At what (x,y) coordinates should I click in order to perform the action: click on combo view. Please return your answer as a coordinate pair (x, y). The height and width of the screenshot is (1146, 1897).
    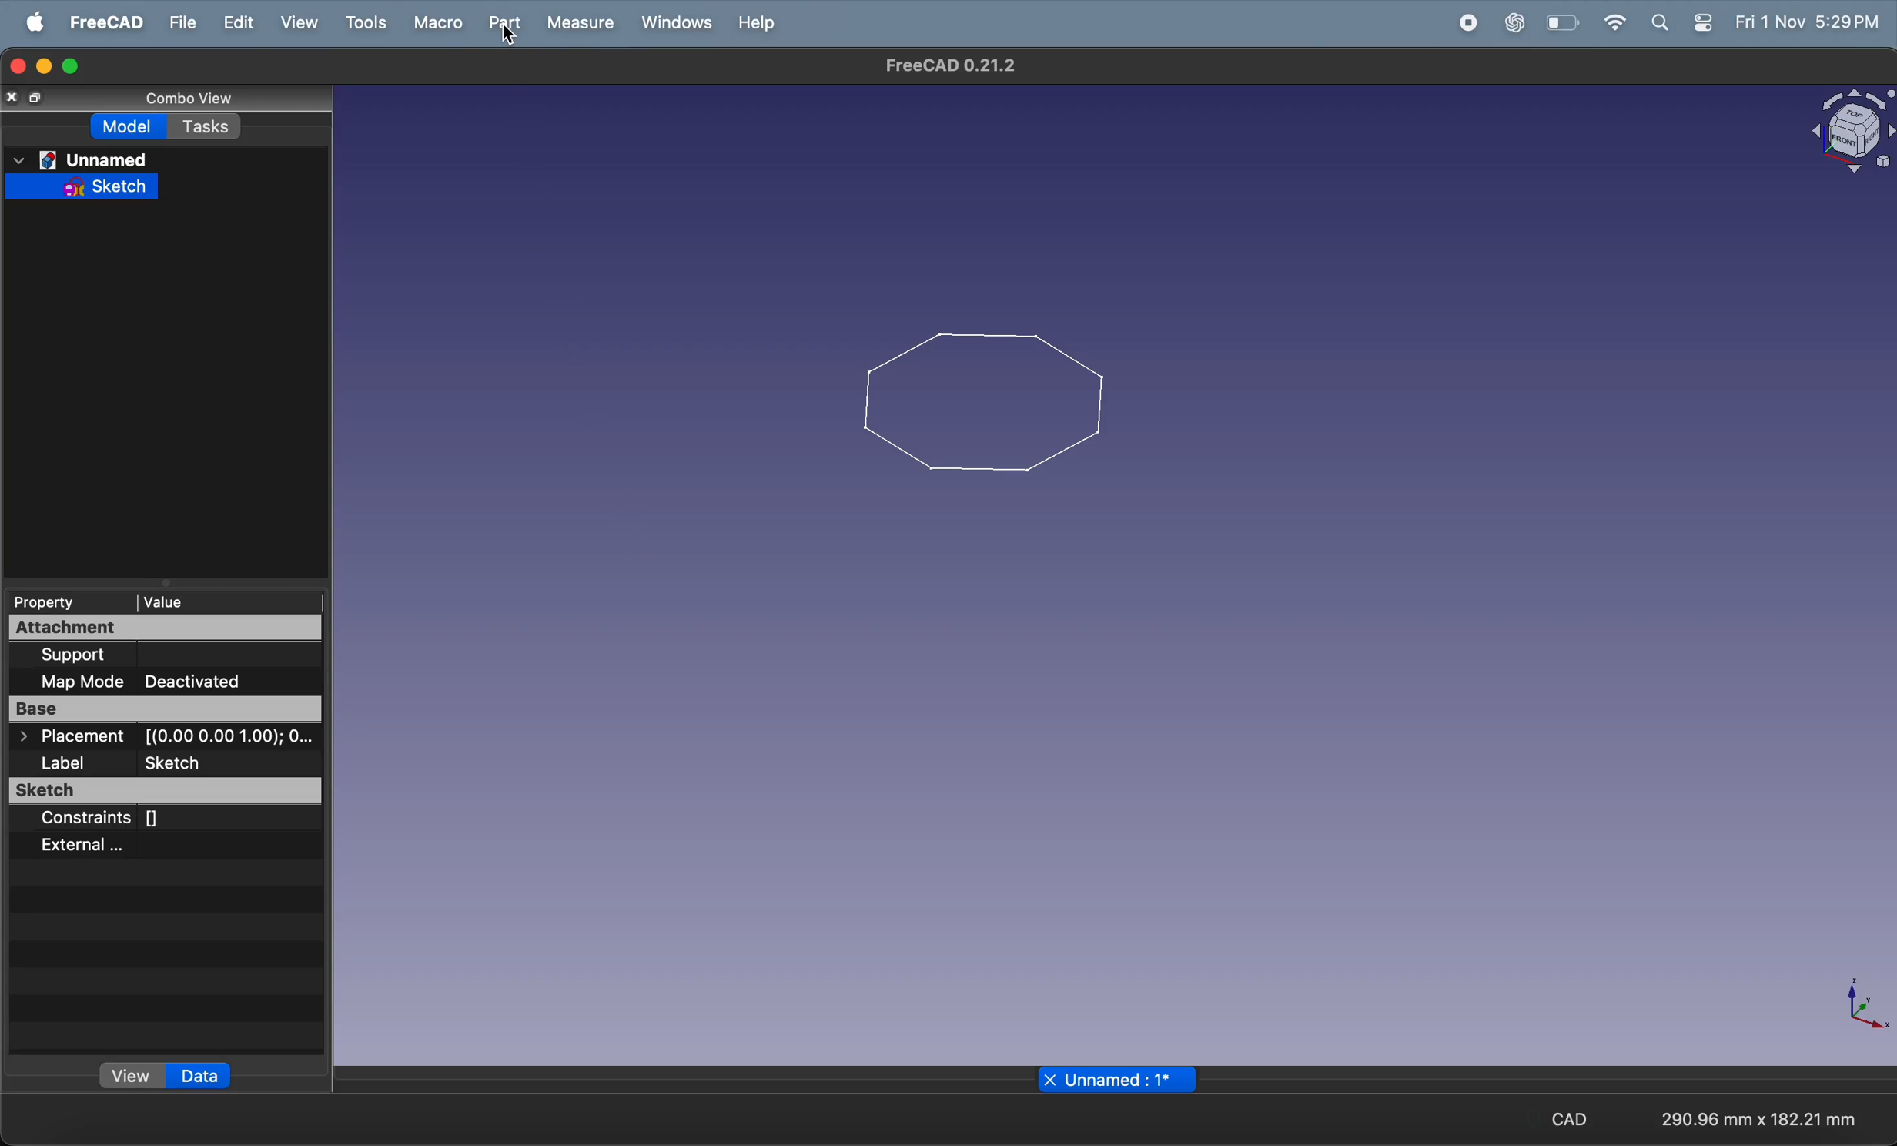
    Looking at the image, I should click on (186, 97).